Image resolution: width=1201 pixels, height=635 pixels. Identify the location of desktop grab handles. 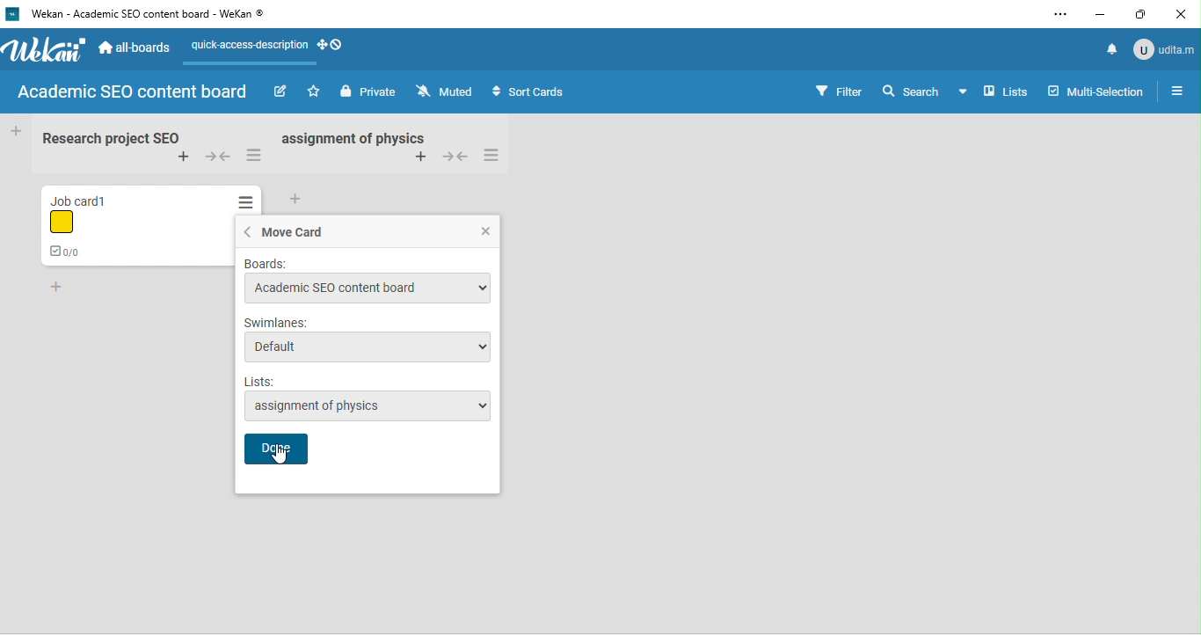
(335, 47).